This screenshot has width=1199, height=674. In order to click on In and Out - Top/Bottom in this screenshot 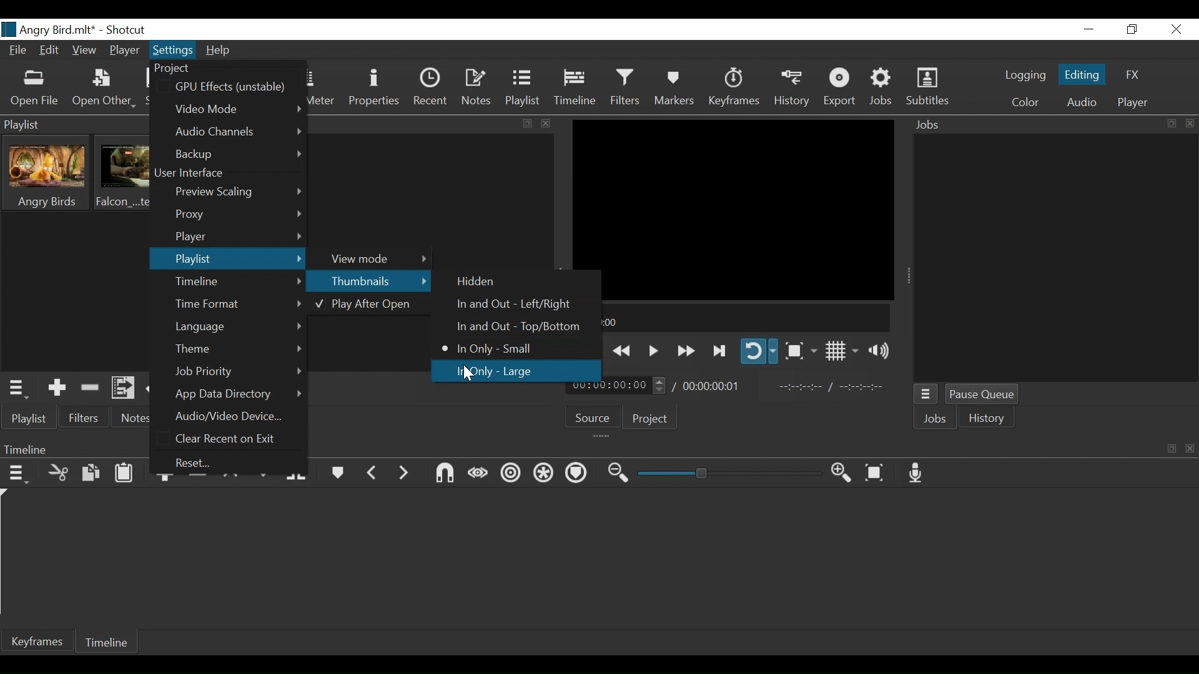, I will do `click(509, 328)`.